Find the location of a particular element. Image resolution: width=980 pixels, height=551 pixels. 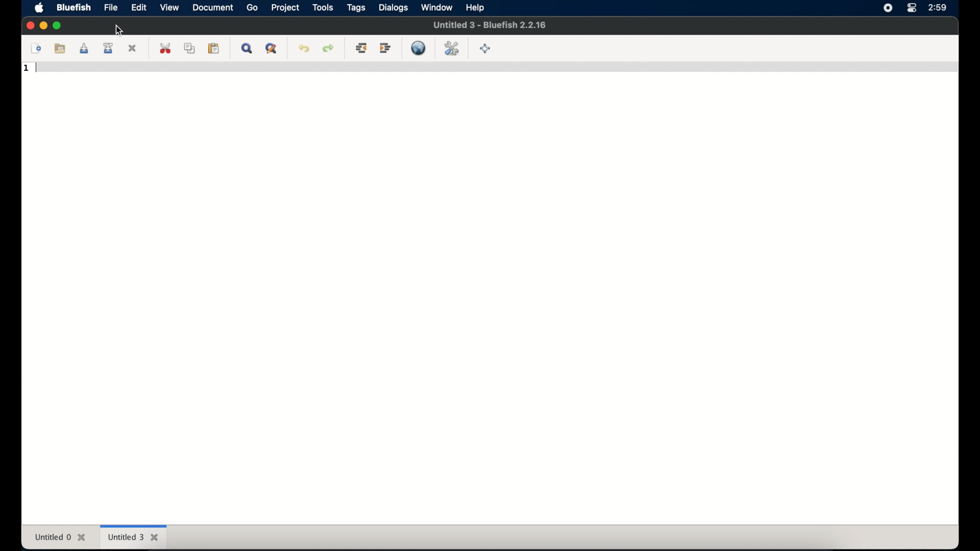

full screen is located at coordinates (486, 48).